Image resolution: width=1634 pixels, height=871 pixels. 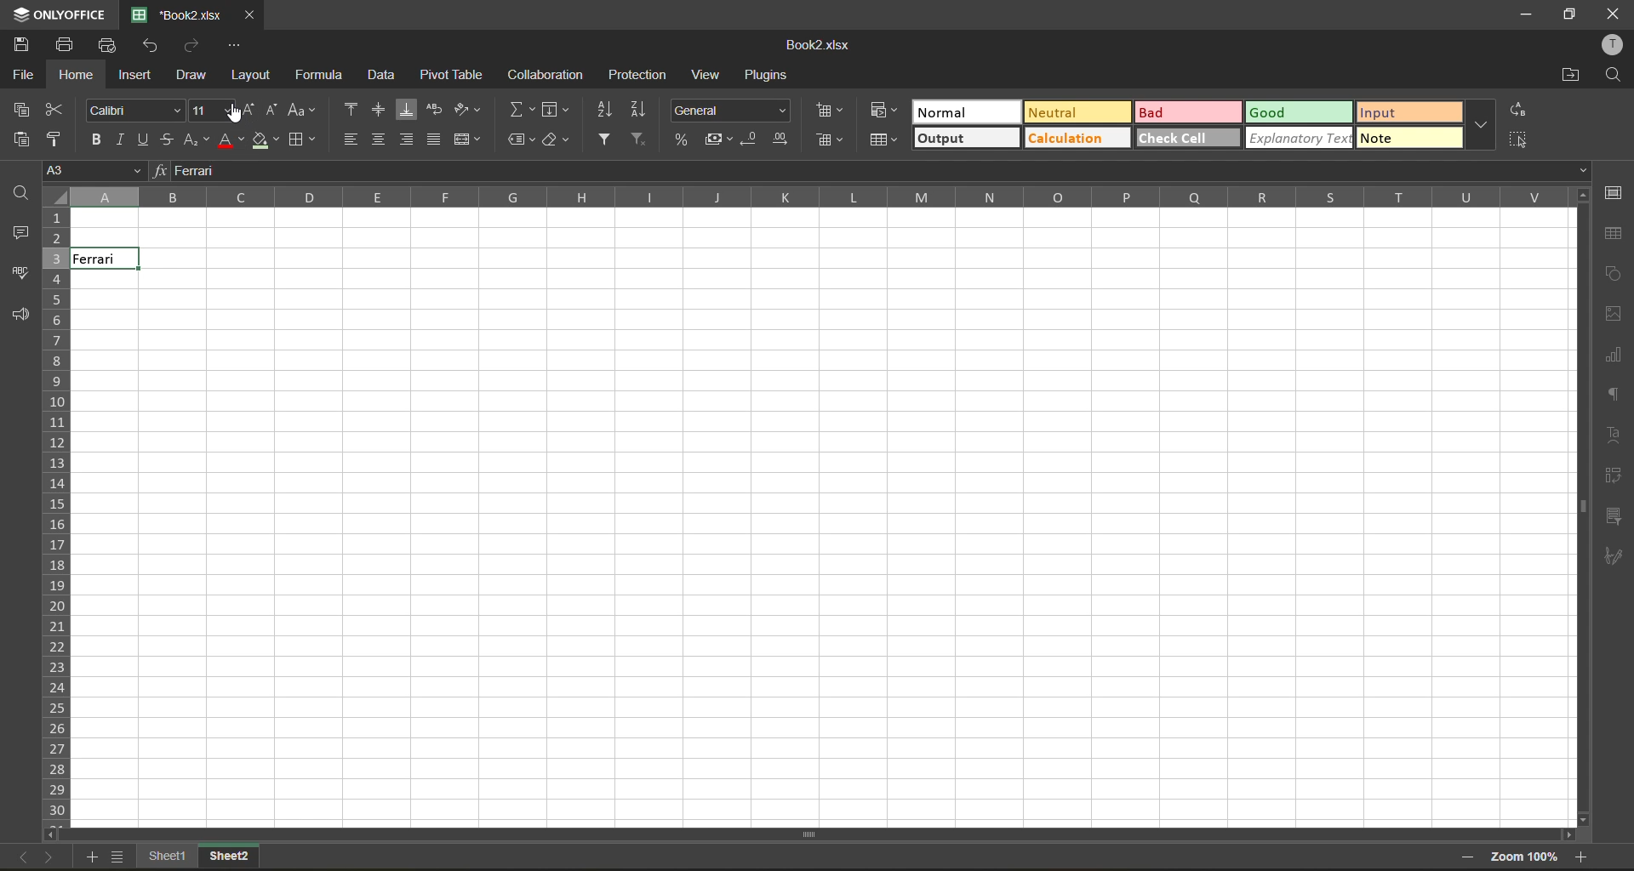 What do you see at coordinates (193, 139) in the screenshot?
I see `sub/superscript` at bounding box center [193, 139].